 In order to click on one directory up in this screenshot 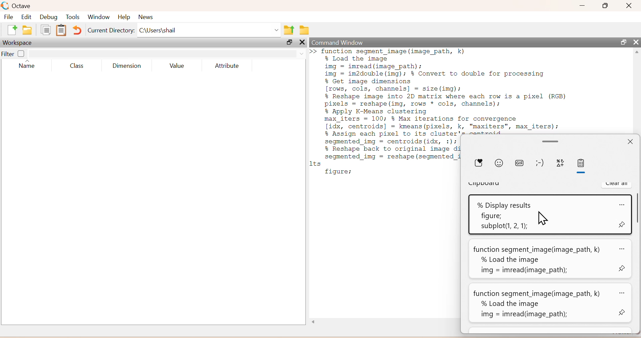, I will do `click(290, 30)`.